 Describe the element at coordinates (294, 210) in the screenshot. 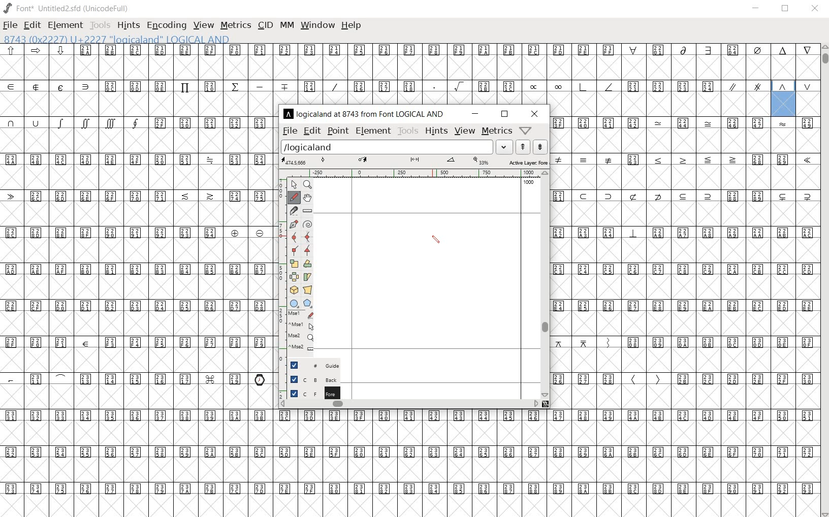

I see `cut splines in two` at that location.